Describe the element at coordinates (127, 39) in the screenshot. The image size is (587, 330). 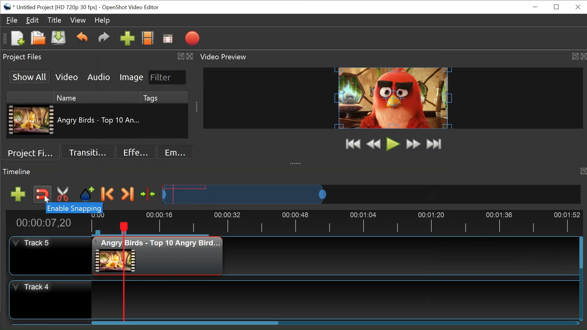
I see `add` at that location.